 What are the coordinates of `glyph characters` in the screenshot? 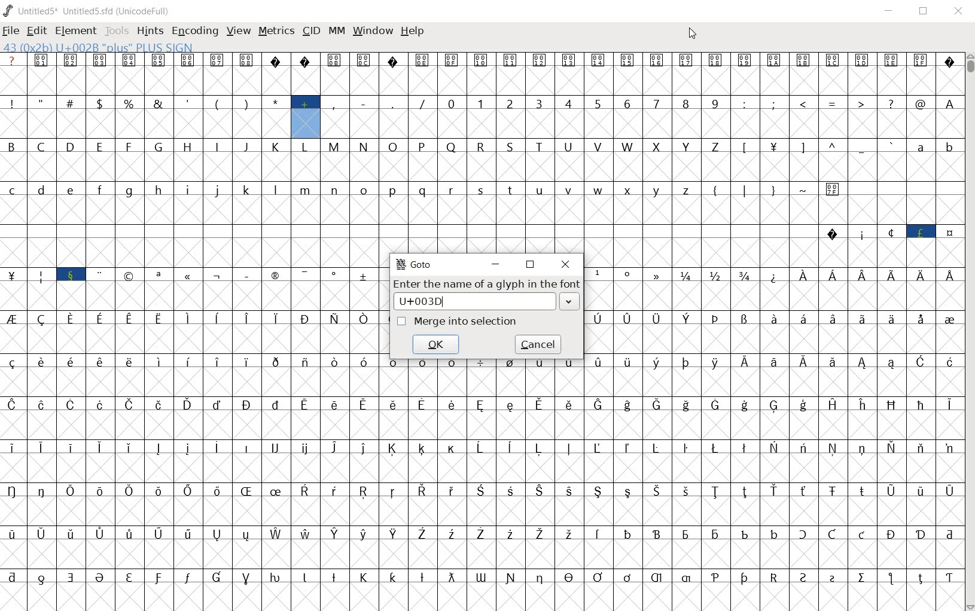 It's located at (684, 138).